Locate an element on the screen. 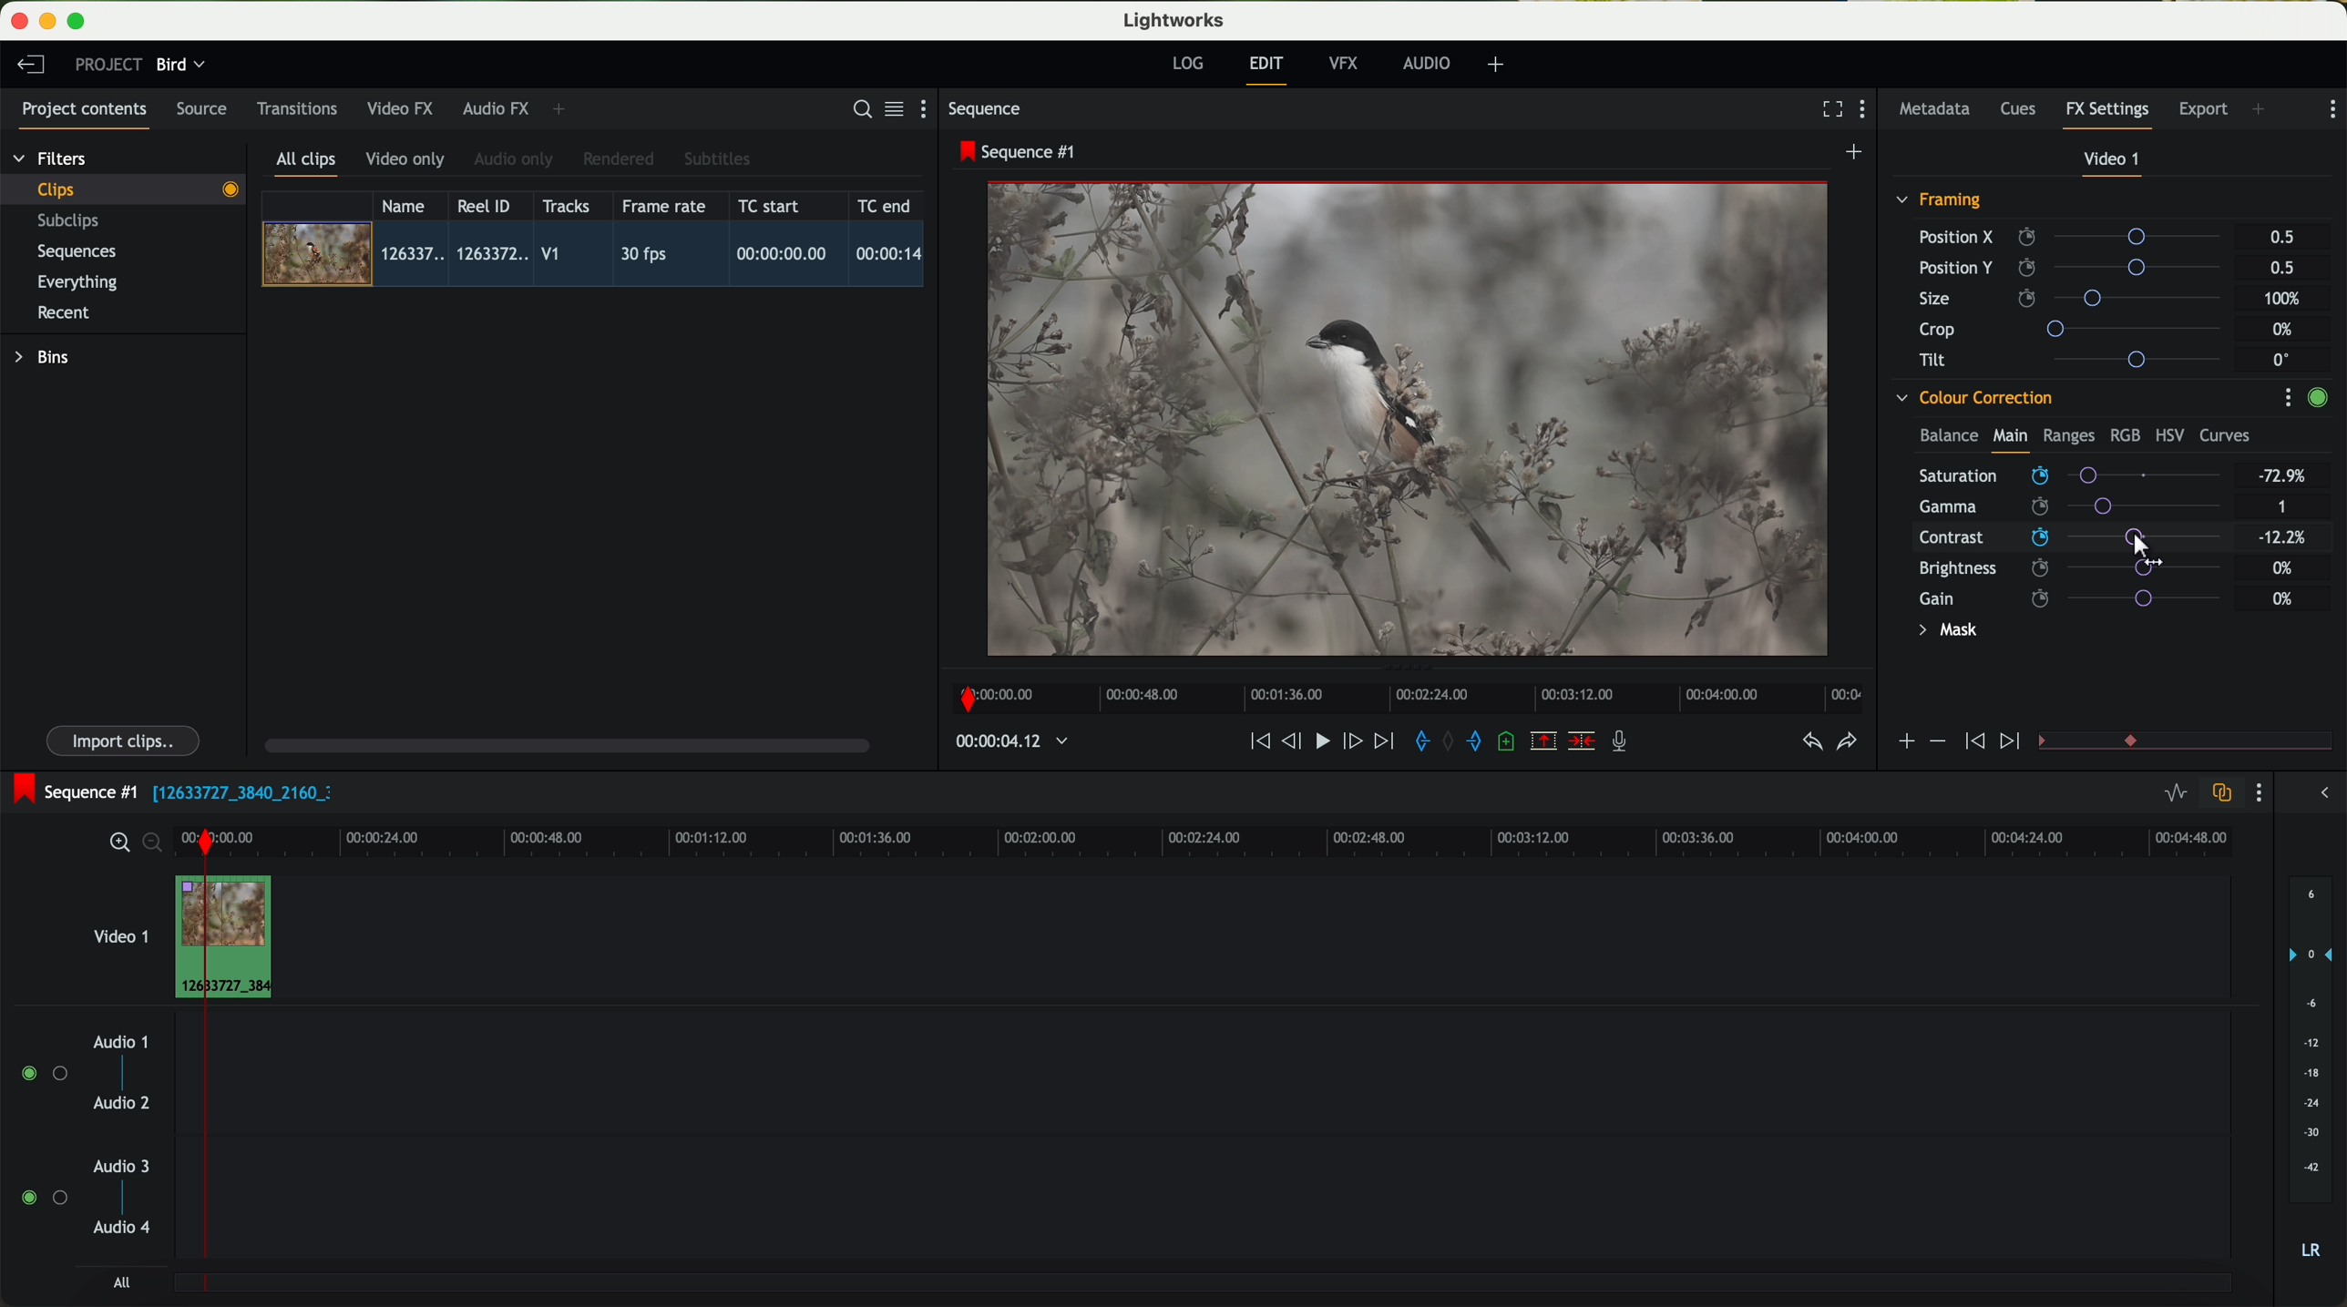  mask is located at coordinates (1944, 632).